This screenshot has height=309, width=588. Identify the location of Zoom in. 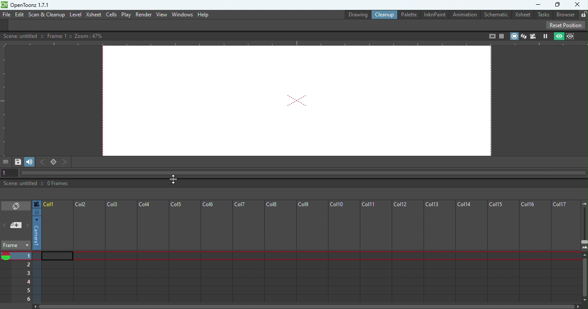
(584, 246).